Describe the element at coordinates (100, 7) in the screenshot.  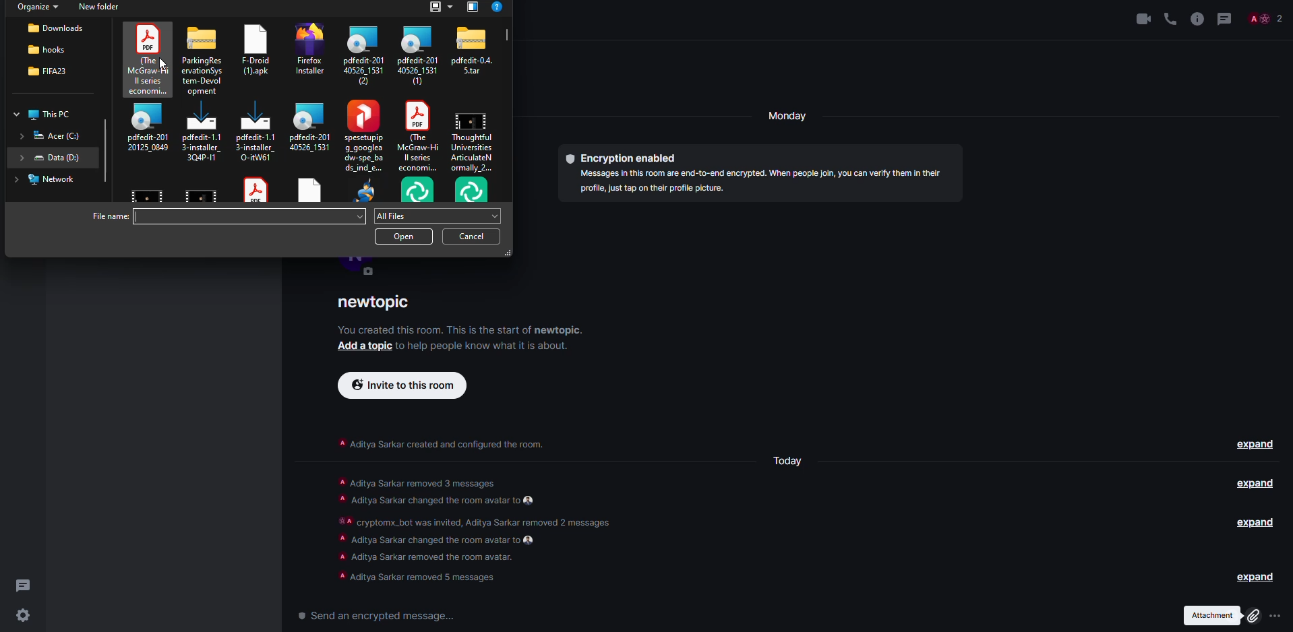
I see `new folder` at that location.